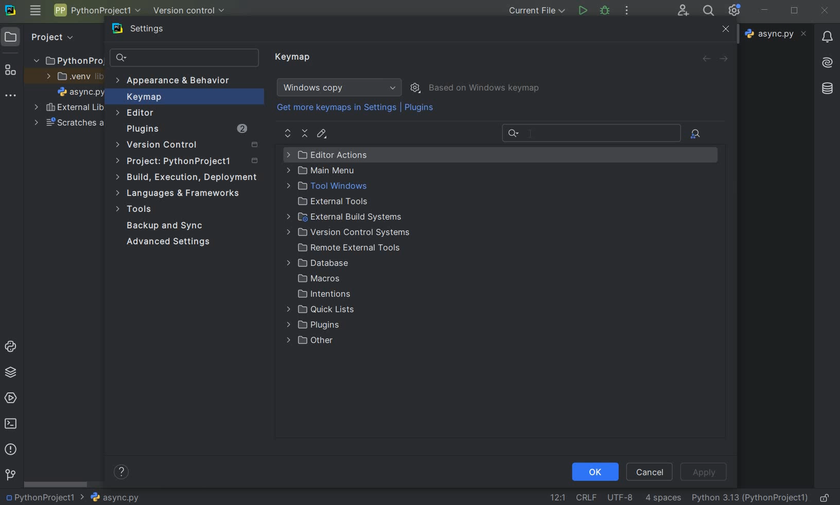 The image size is (840, 505). I want to click on appearance & behavior, so click(178, 82).